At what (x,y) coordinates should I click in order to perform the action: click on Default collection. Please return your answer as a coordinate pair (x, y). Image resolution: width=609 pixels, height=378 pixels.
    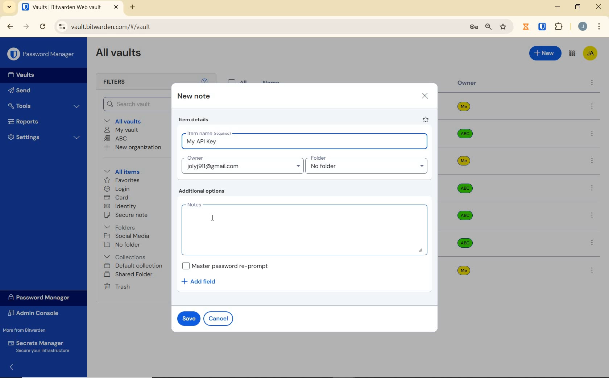
    Looking at the image, I should click on (135, 266).